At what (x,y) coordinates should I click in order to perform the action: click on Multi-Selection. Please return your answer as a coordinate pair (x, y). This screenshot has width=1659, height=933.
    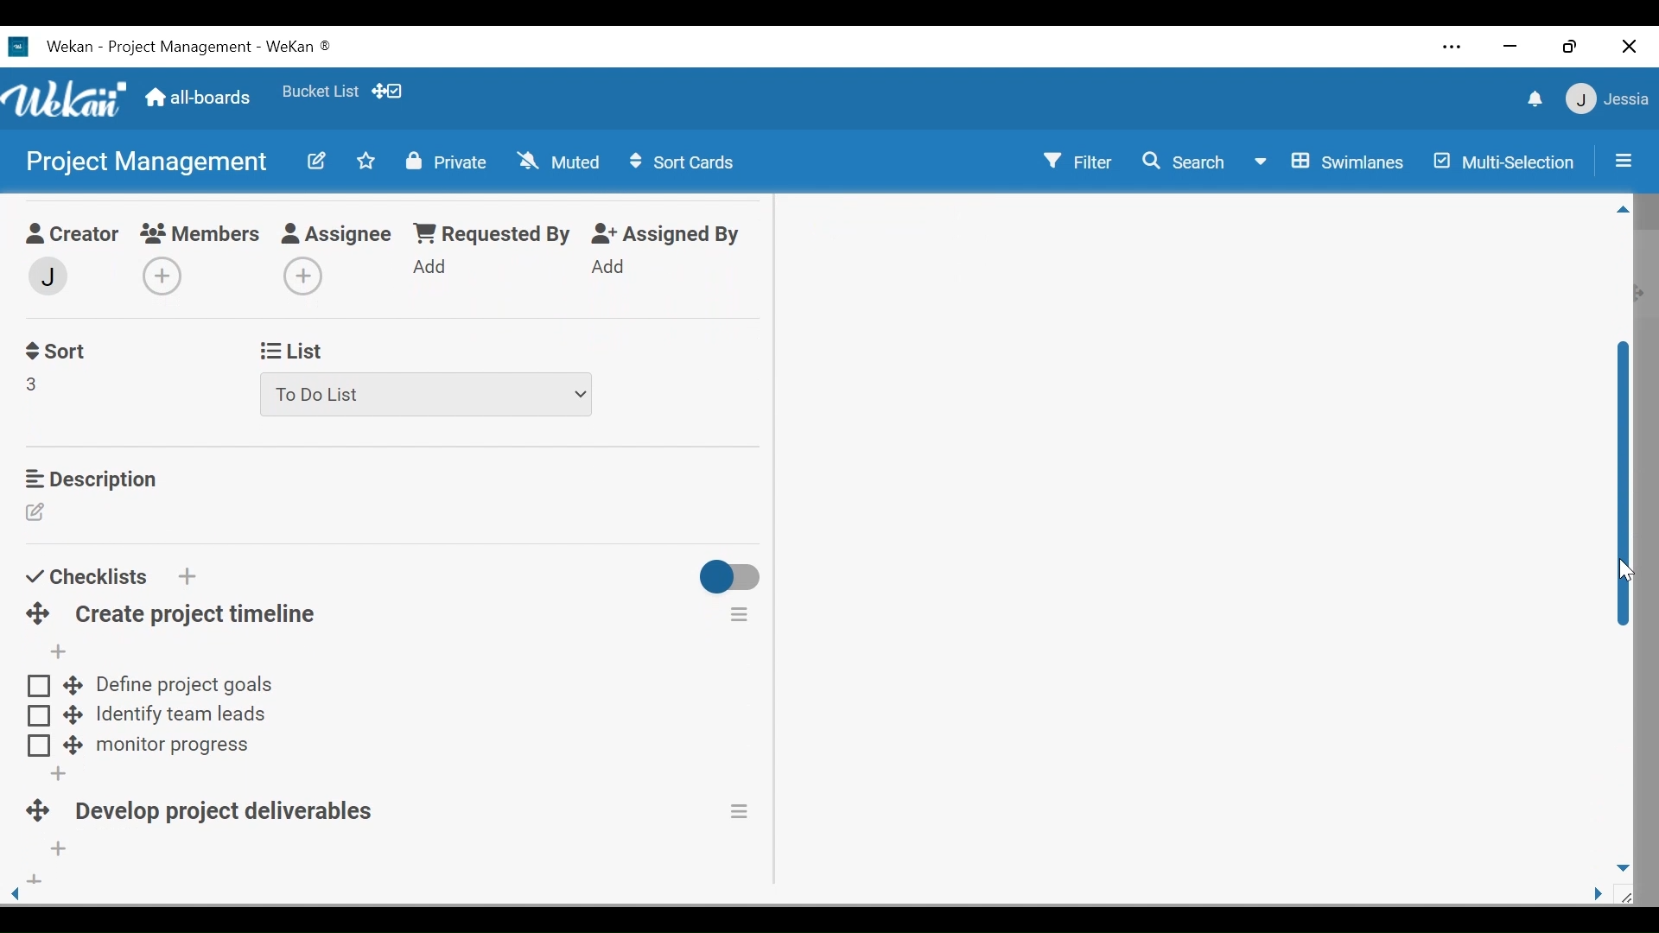
    Looking at the image, I should click on (1501, 162).